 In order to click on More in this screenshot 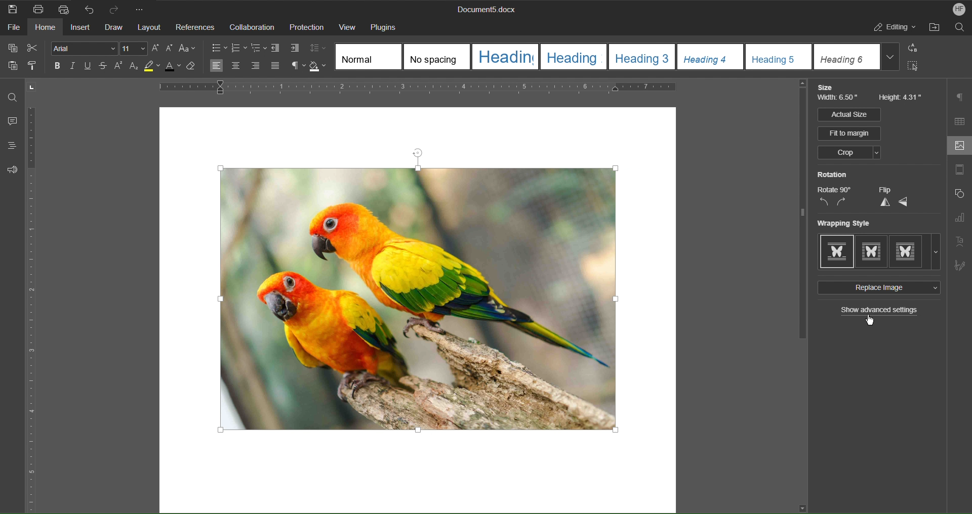, I will do `click(142, 9)`.